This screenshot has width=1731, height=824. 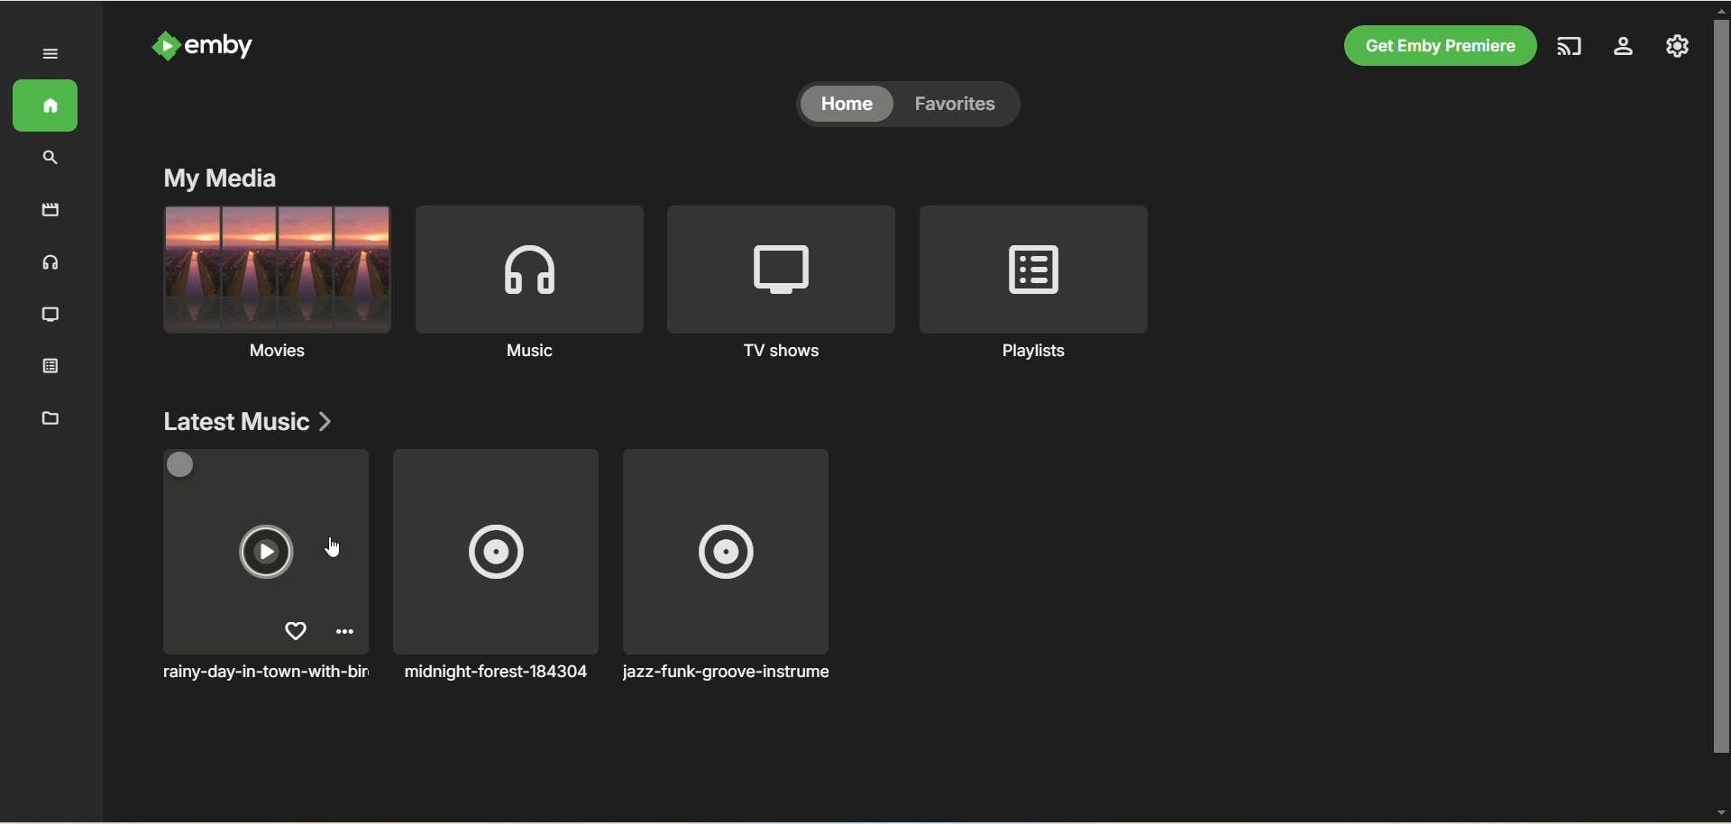 I want to click on expand, so click(x=51, y=54).